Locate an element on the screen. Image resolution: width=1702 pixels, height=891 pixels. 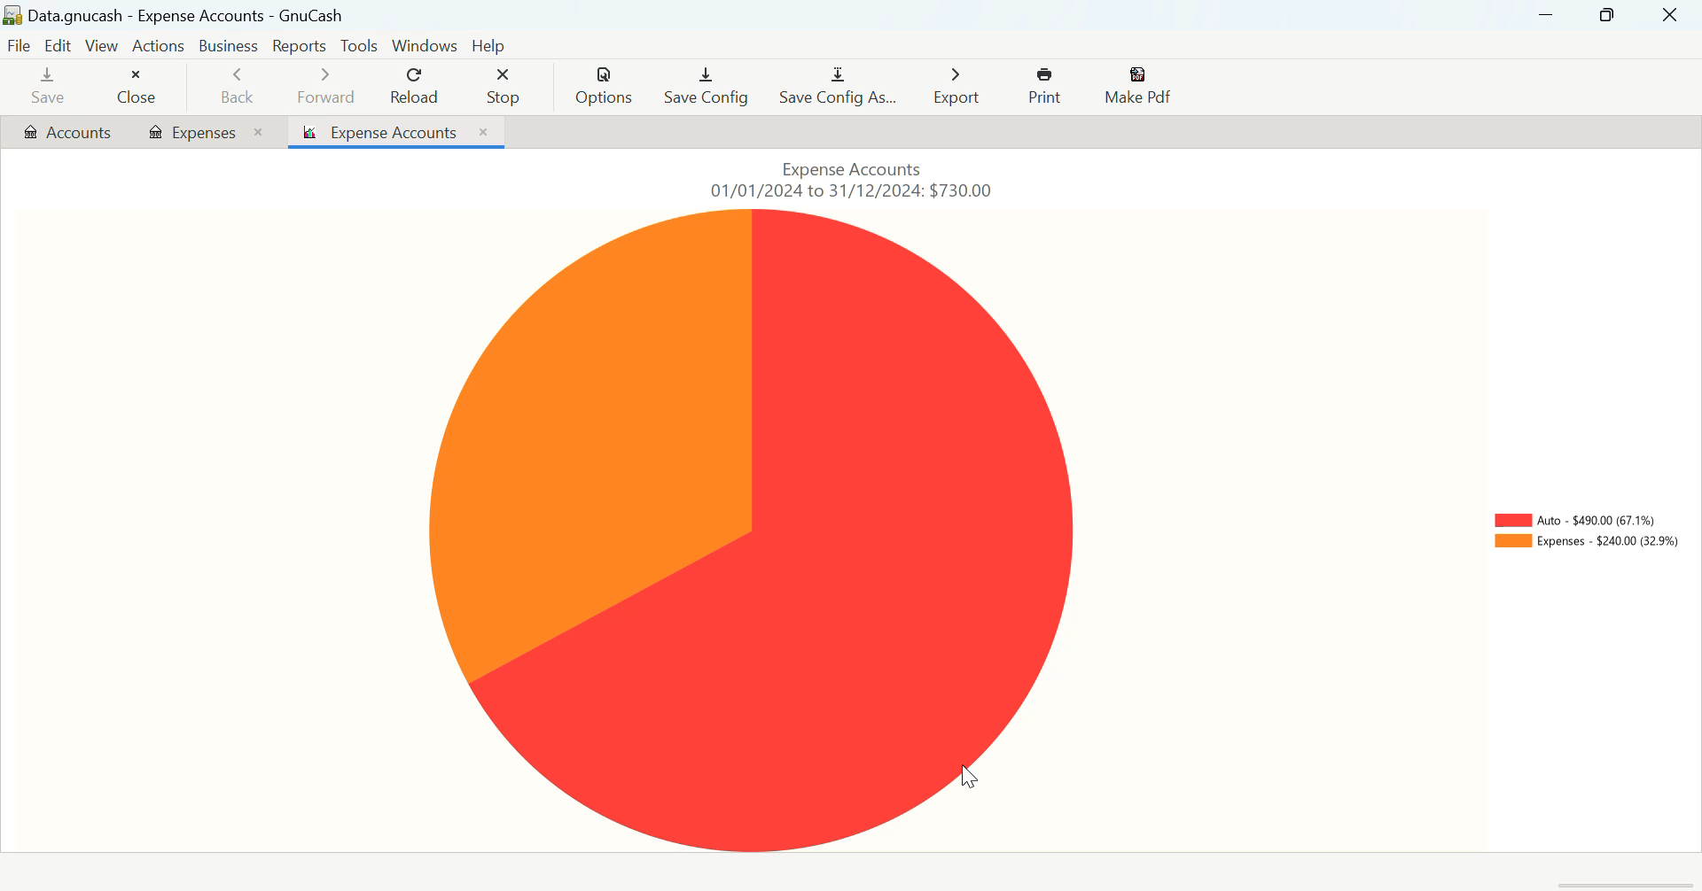
Save is located at coordinates (49, 87).